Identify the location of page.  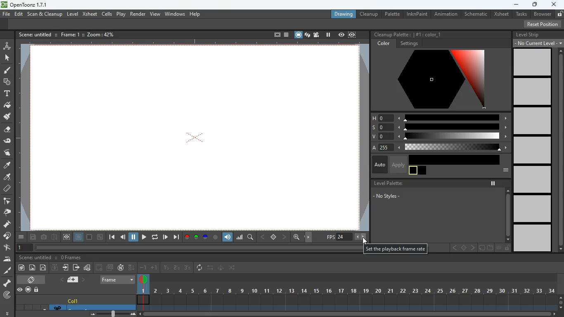
(73, 280).